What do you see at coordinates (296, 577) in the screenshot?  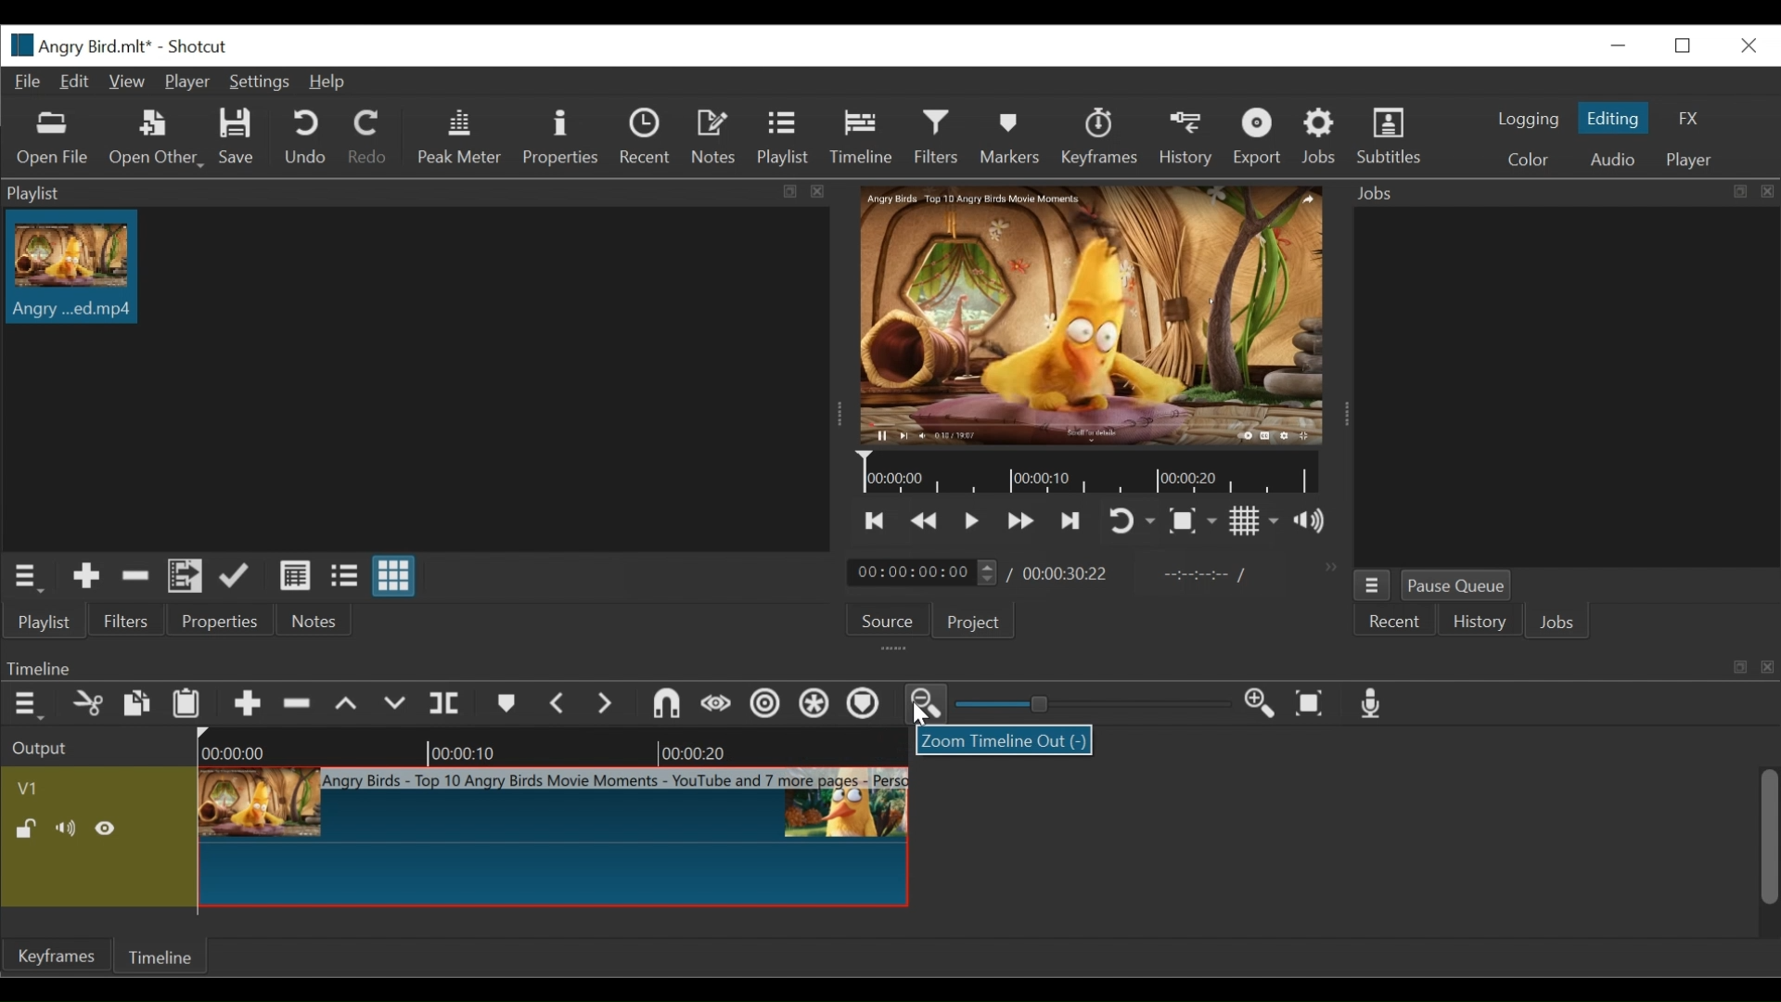 I see `View as detail` at bounding box center [296, 577].